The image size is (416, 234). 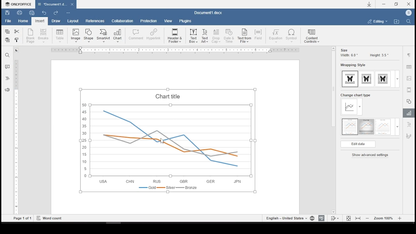 What do you see at coordinates (344, 50) in the screenshot?
I see `size` at bounding box center [344, 50].